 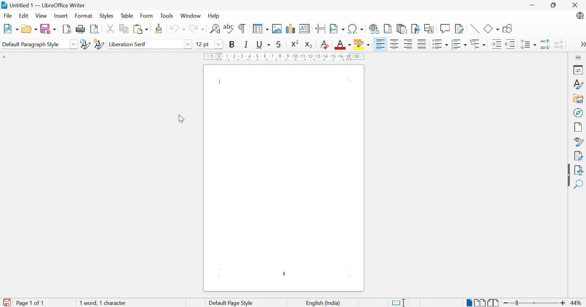 I want to click on Style, so click(x=578, y=142).